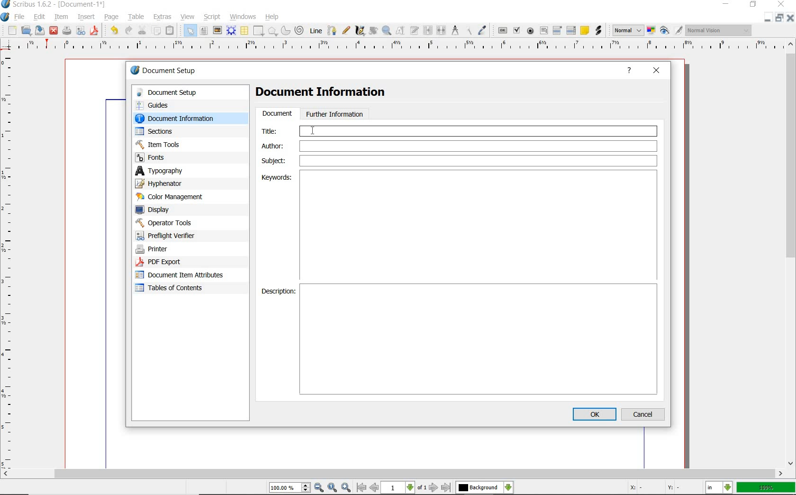 The image size is (796, 495). What do you see at coordinates (182, 92) in the screenshot?
I see `document setup` at bounding box center [182, 92].